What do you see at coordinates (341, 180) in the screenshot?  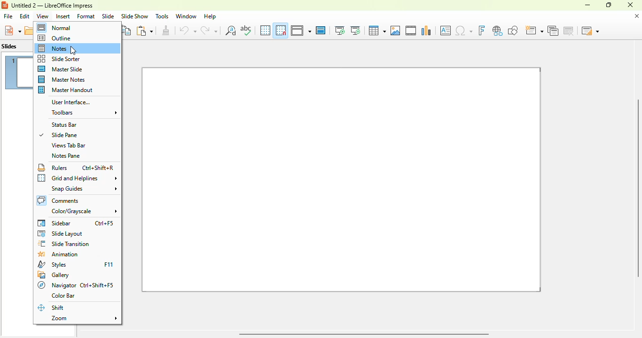 I see `slide 1` at bounding box center [341, 180].